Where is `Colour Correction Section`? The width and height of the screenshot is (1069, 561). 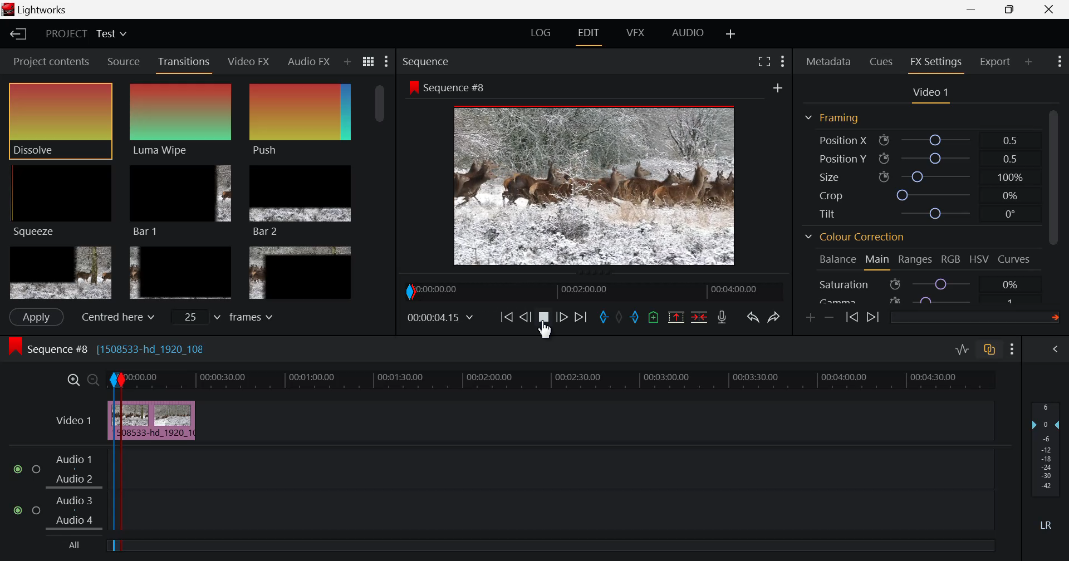
Colour Correction Section is located at coordinates (855, 238).